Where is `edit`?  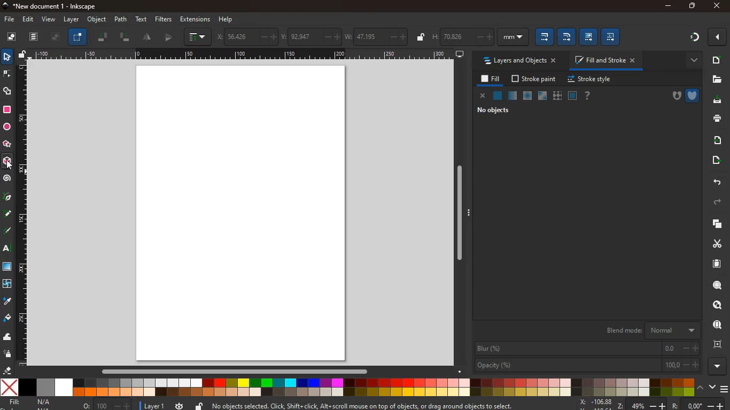 edit is located at coordinates (566, 37).